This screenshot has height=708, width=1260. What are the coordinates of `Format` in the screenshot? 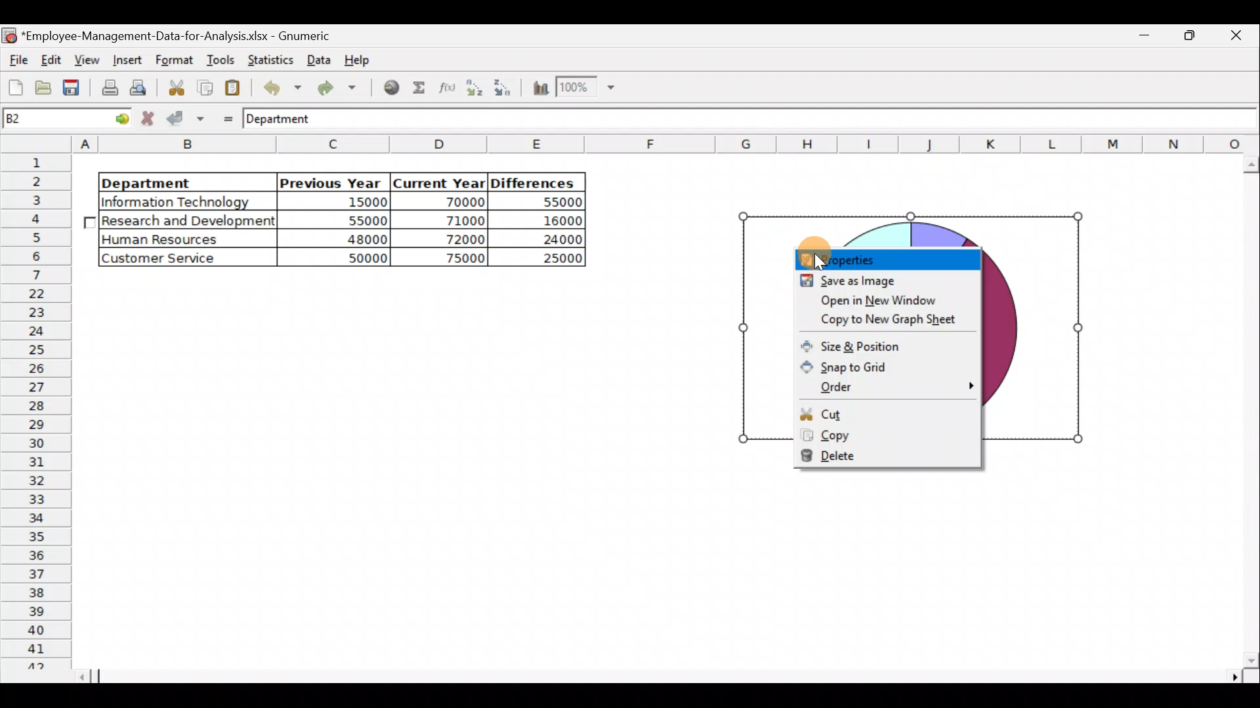 It's located at (172, 60).